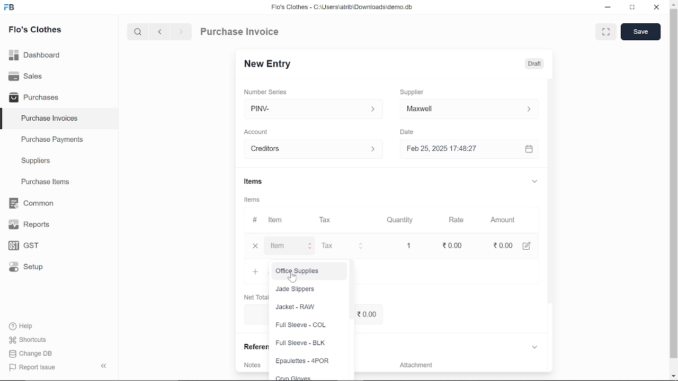  Describe the element at coordinates (314, 109) in the screenshot. I see `PINV- >` at that location.